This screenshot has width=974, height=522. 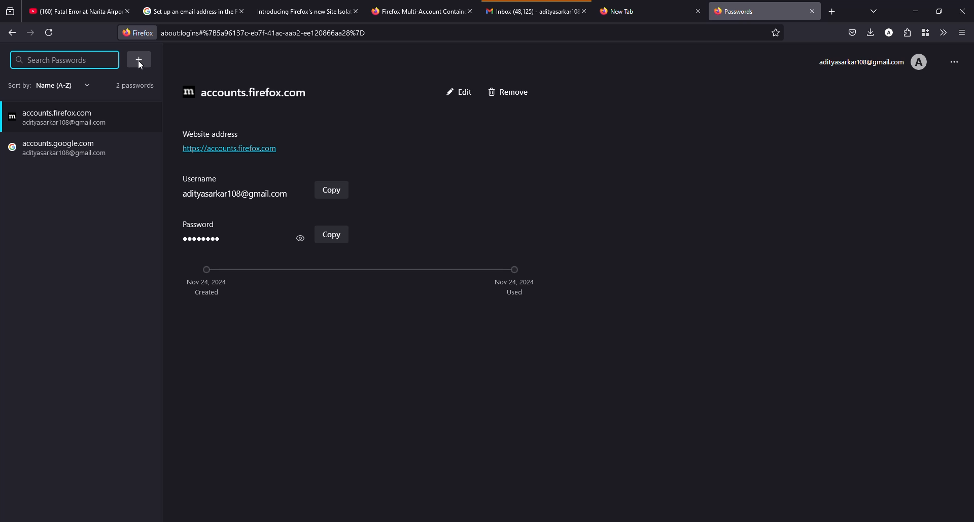 What do you see at coordinates (204, 240) in the screenshot?
I see `password` at bounding box center [204, 240].